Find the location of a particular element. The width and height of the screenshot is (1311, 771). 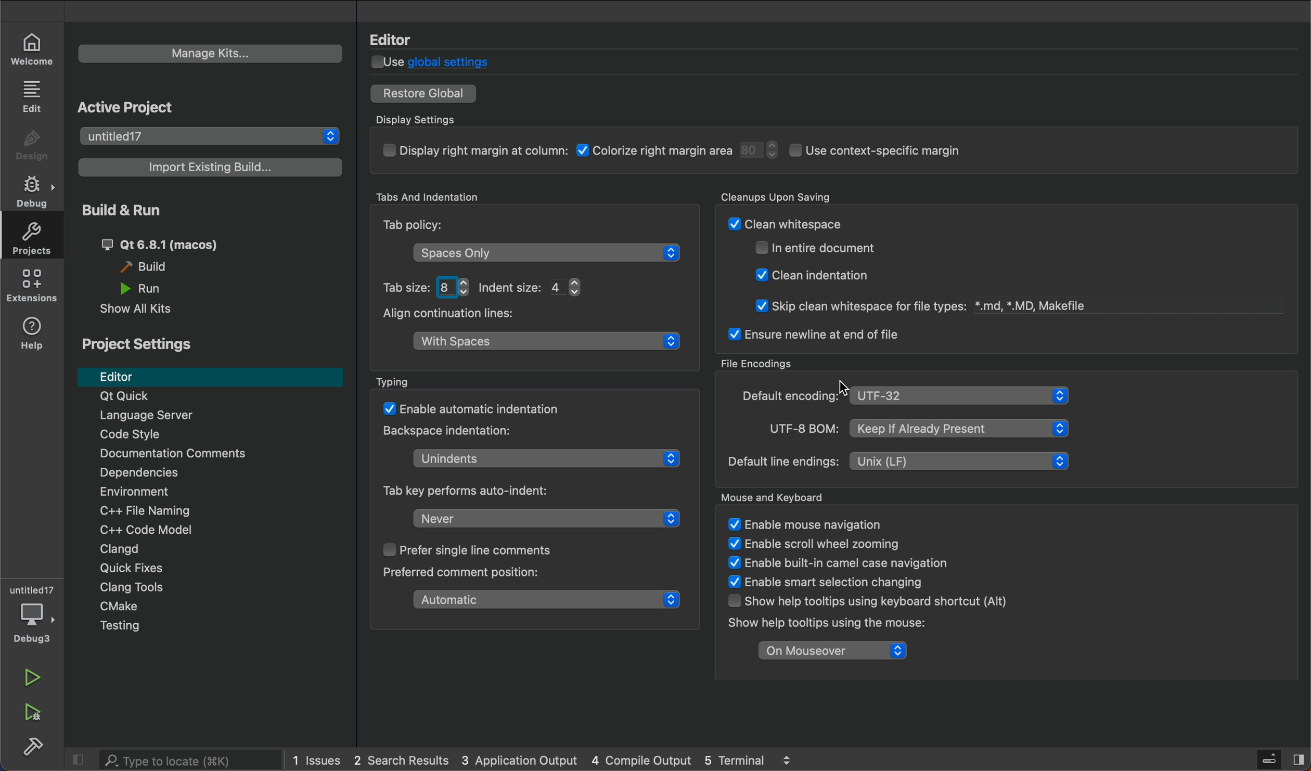

search is located at coordinates (179, 759).